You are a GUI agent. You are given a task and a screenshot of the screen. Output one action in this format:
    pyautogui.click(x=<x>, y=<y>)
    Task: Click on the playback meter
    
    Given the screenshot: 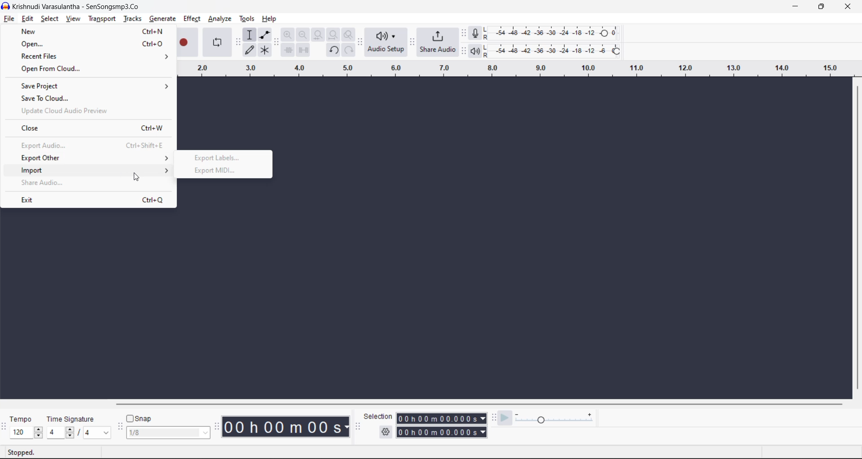 What is the action you would take?
    pyautogui.click(x=479, y=51)
    